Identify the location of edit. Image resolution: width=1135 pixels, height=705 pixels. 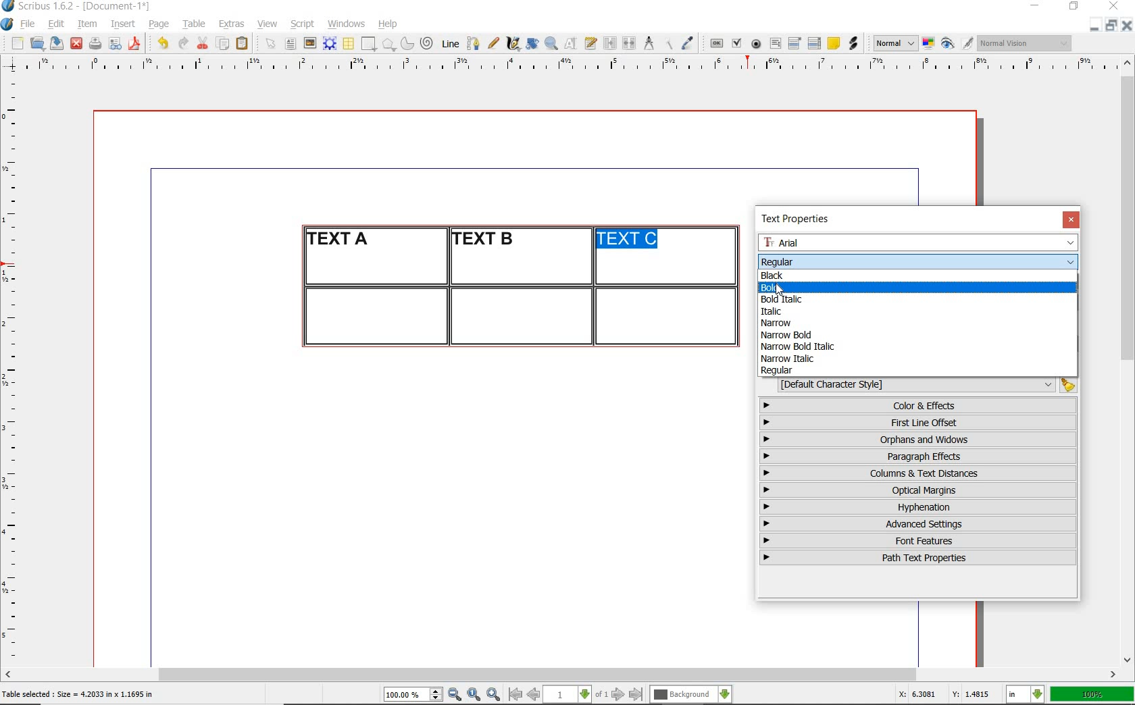
(57, 24).